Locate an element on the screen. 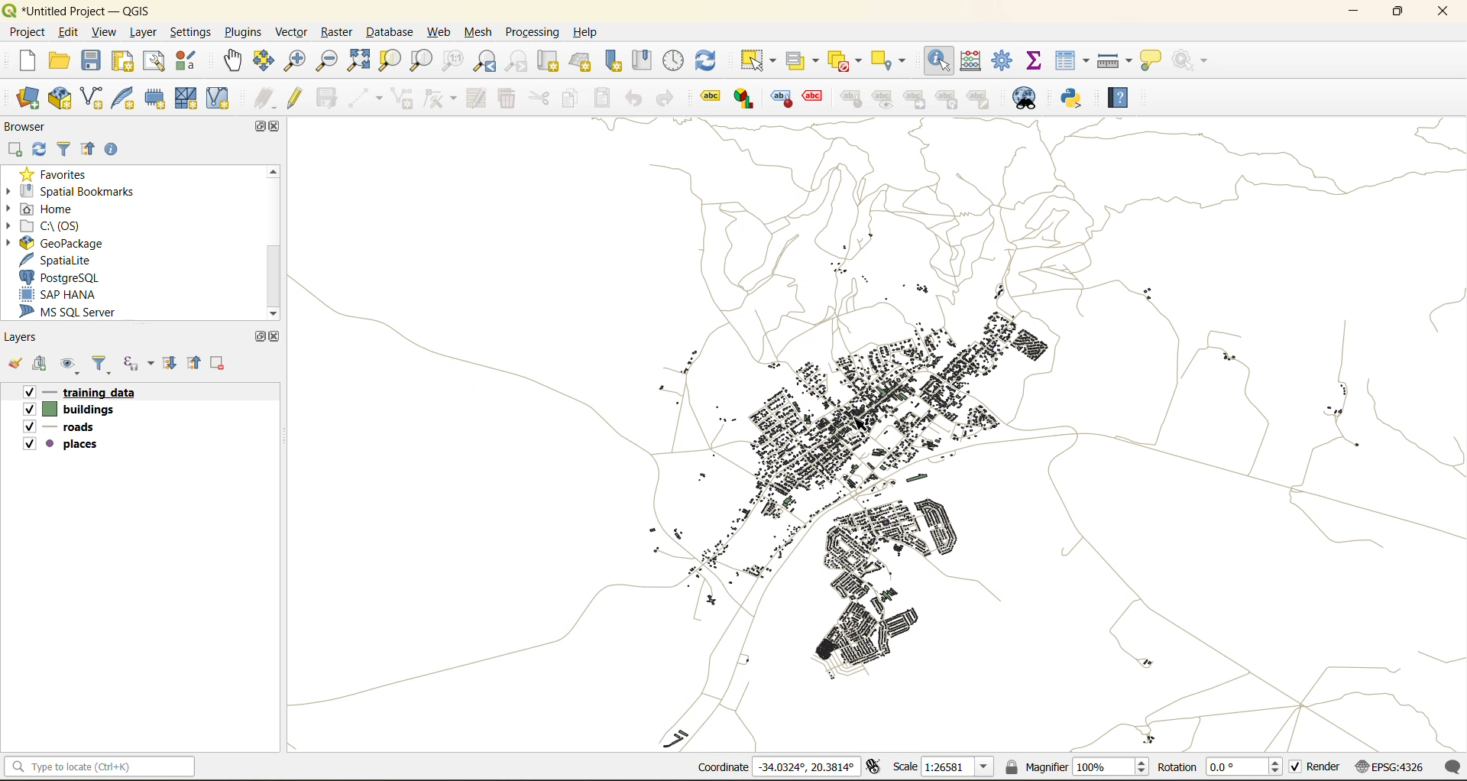 The height and width of the screenshot is (781, 1467). deselect value is located at coordinates (847, 63).